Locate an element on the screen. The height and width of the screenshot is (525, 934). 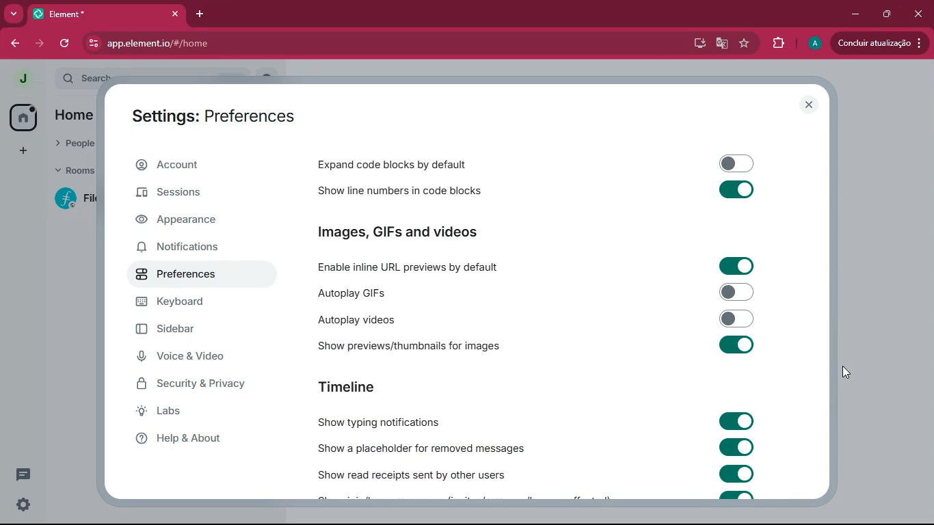
close is located at coordinates (920, 13).